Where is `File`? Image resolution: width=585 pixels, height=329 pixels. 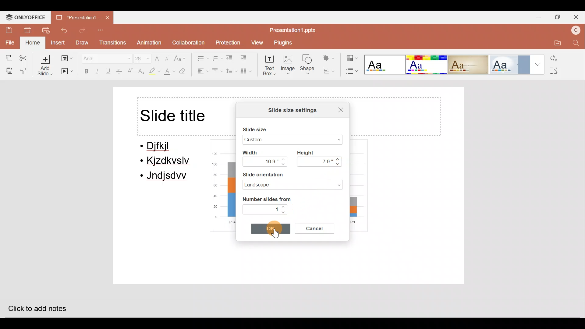
File is located at coordinates (9, 42).